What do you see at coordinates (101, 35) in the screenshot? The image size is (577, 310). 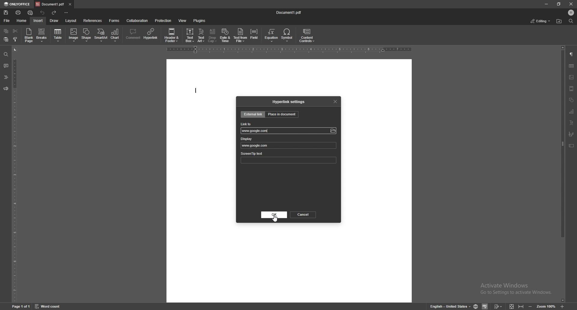 I see `smart art` at bounding box center [101, 35].